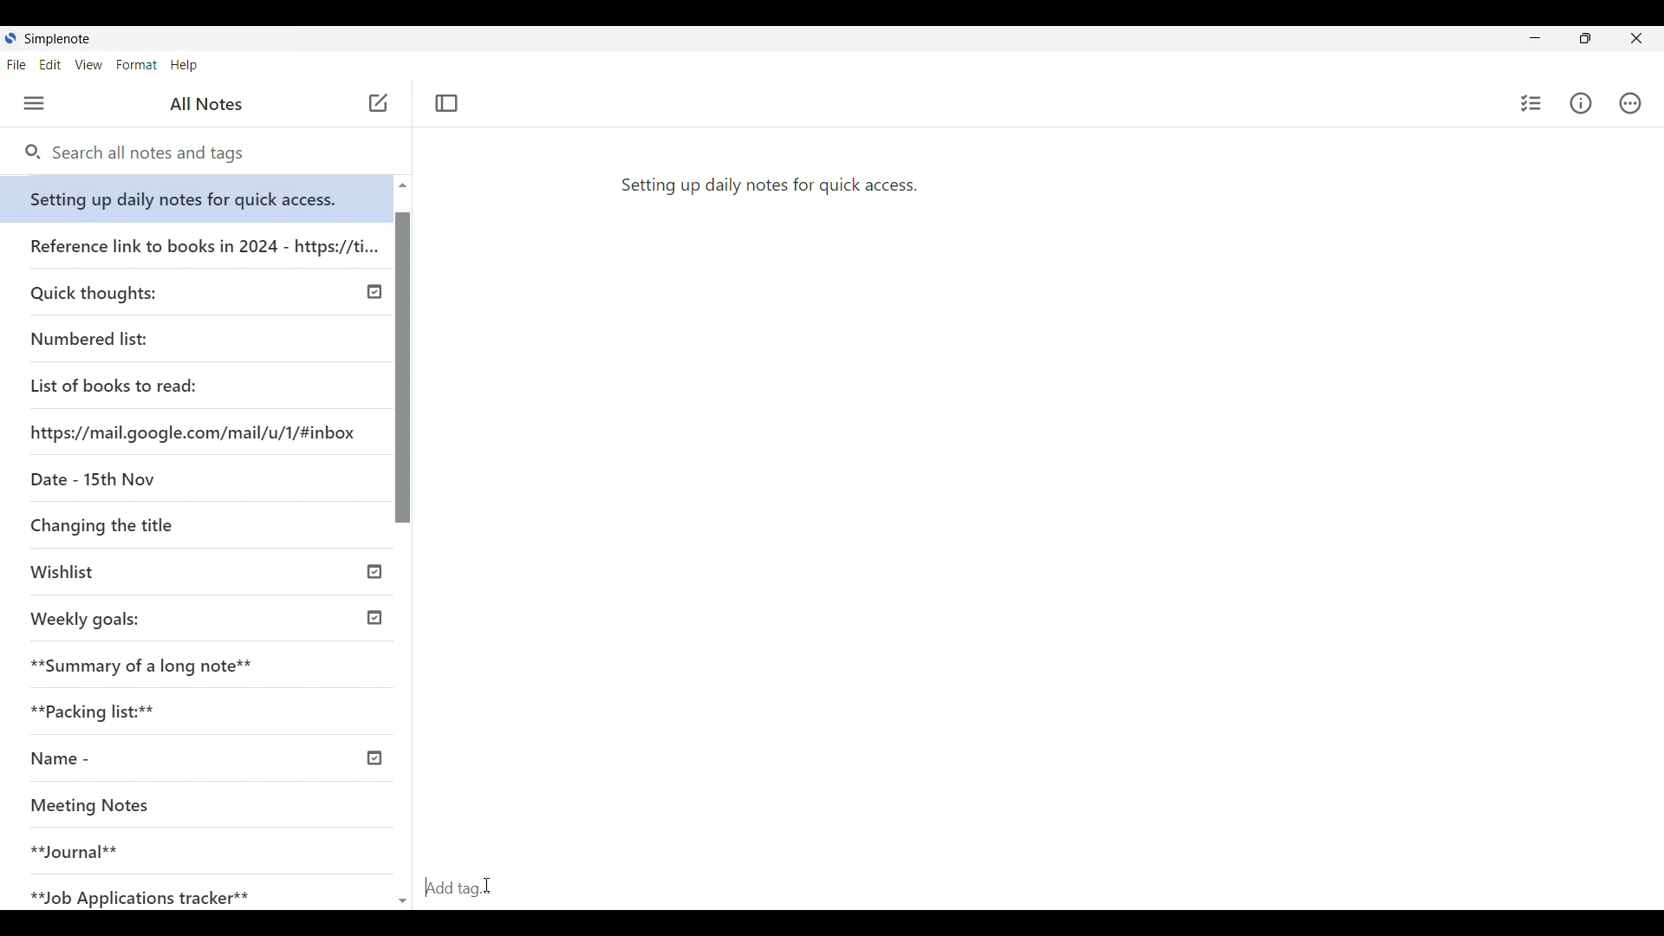  I want to click on Format menu, so click(137, 65).